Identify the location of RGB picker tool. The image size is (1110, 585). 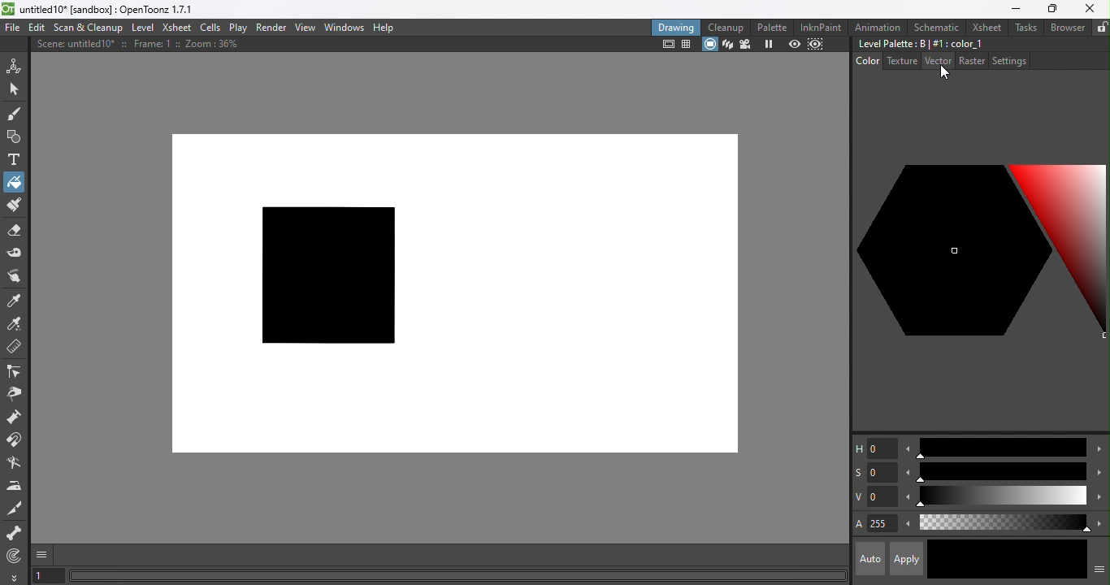
(15, 323).